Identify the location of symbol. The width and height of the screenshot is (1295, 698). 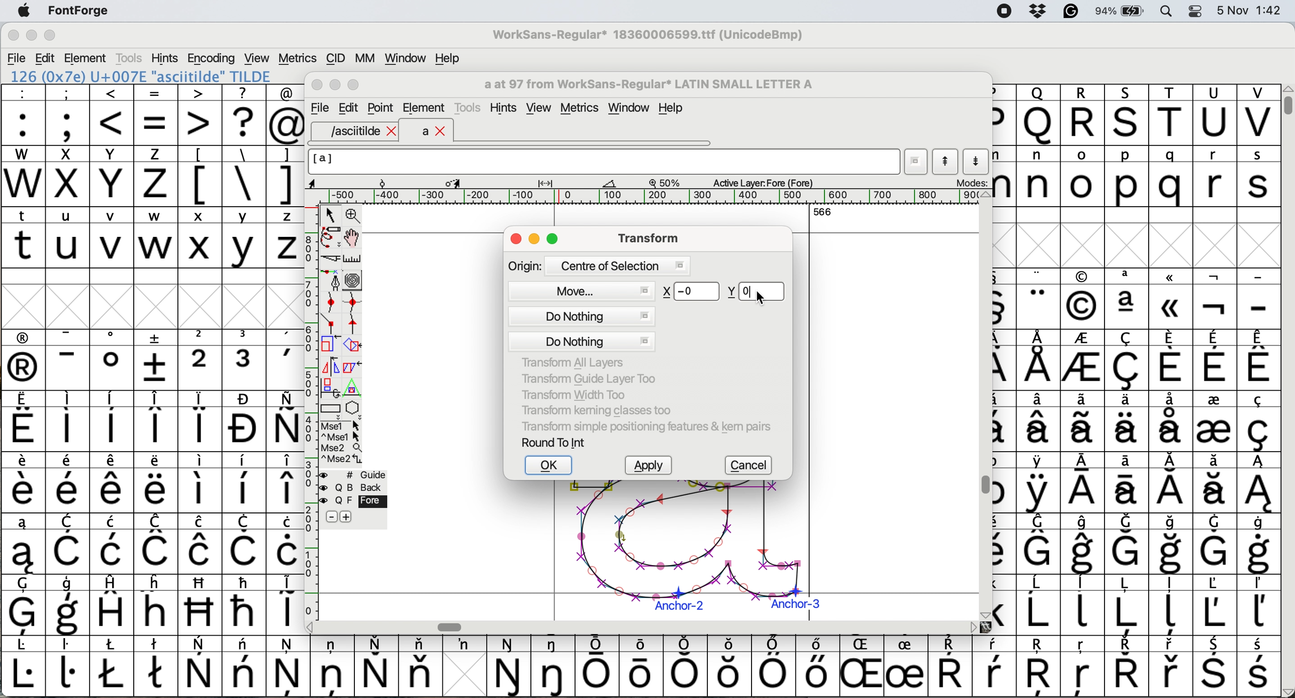
(286, 360).